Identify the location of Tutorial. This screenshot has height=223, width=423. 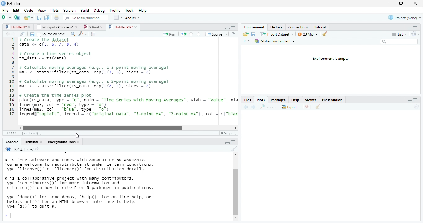
(321, 27).